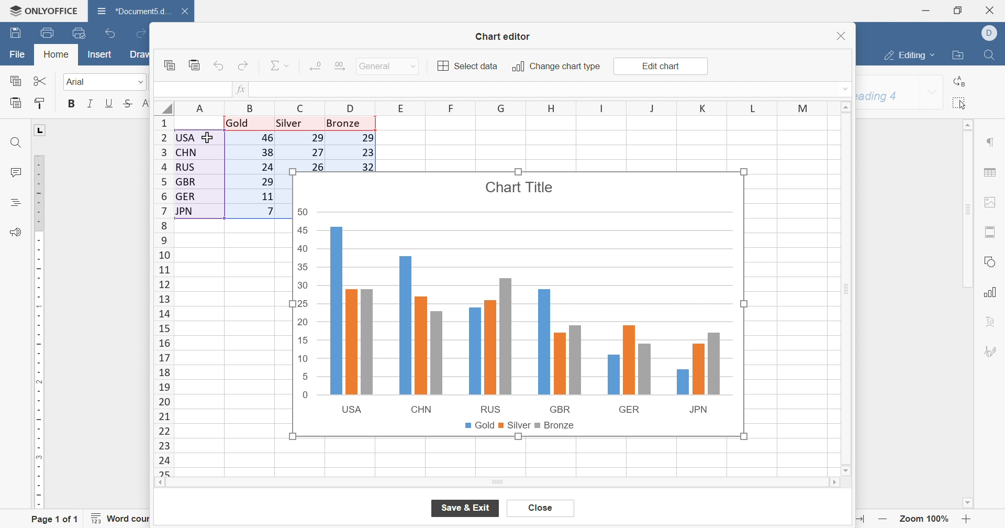 This screenshot has width=1005, height=528. What do you see at coordinates (540, 509) in the screenshot?
I see `cancel` at bounding box center [540, 509].